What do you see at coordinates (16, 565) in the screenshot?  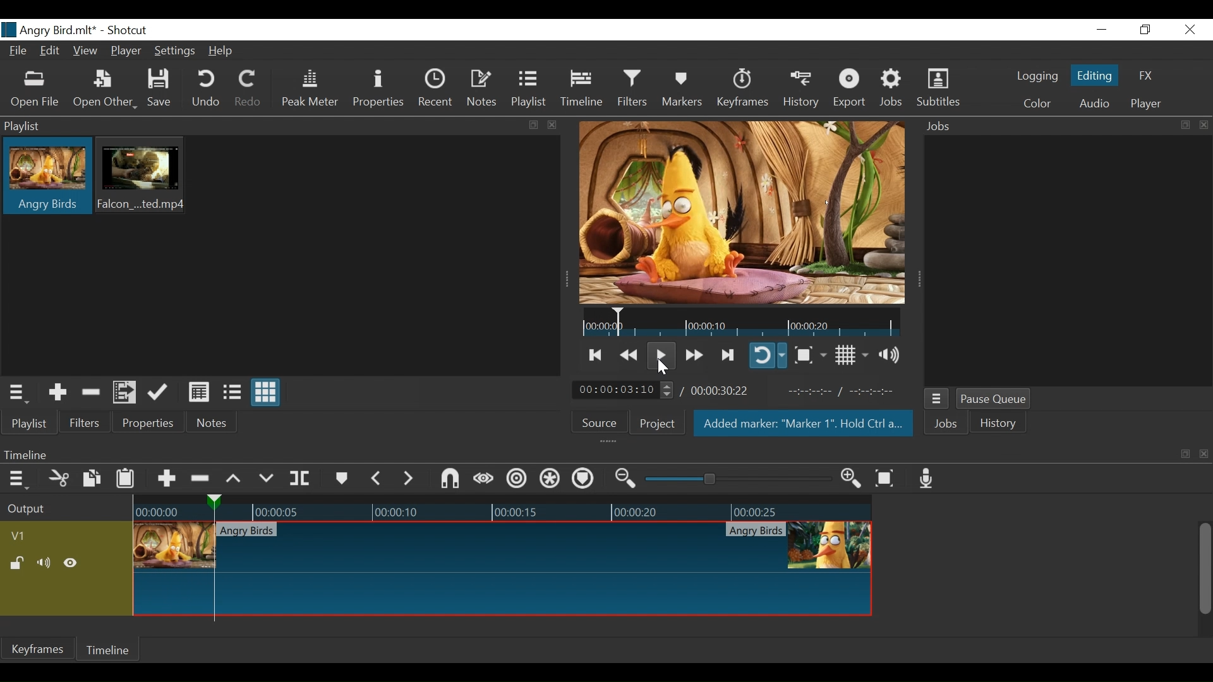 I see `(un)lock track` at bounding box center [16, 565].